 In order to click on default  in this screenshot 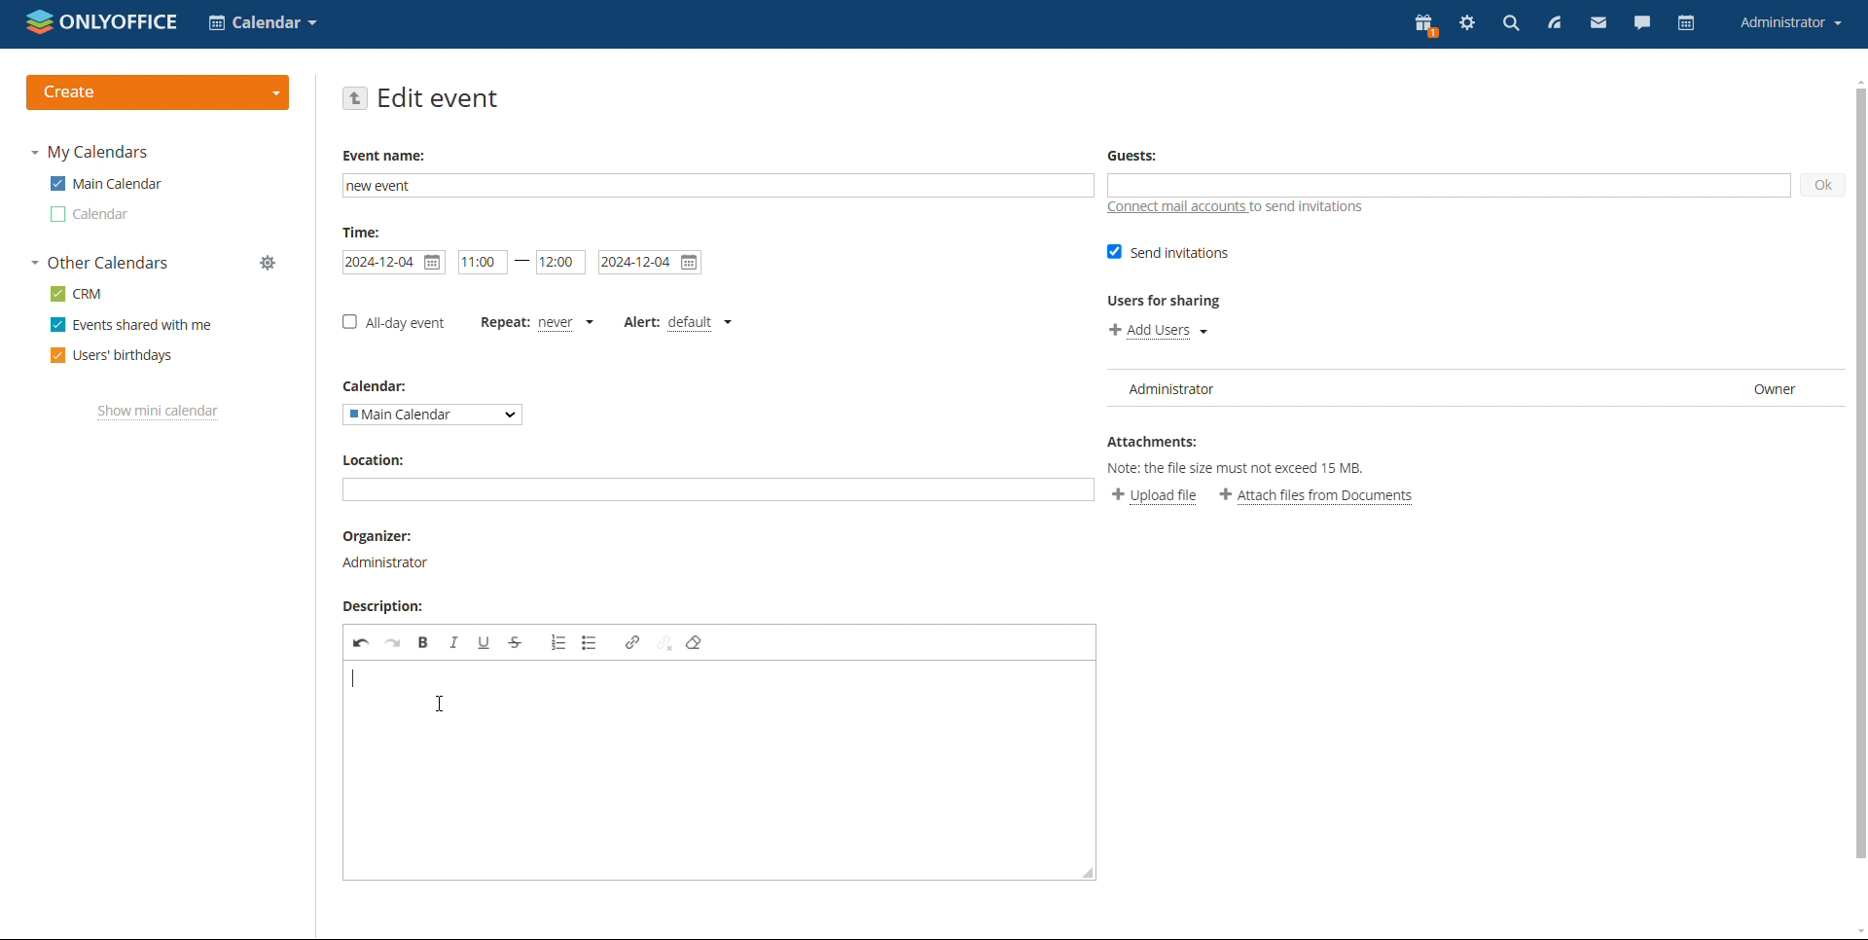, I will do `click(698, 319)`.